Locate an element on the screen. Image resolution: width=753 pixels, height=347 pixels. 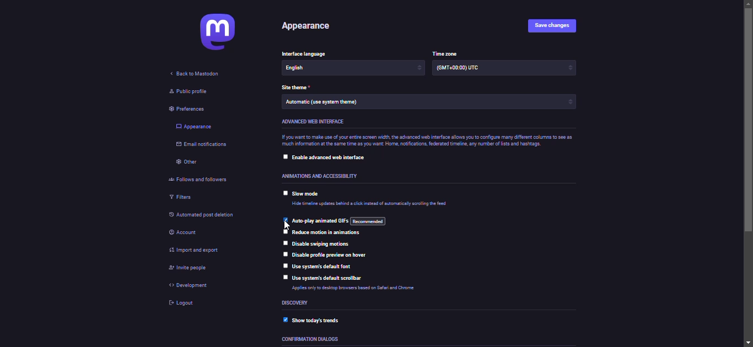
click to select is located at coordinates (283, 277).